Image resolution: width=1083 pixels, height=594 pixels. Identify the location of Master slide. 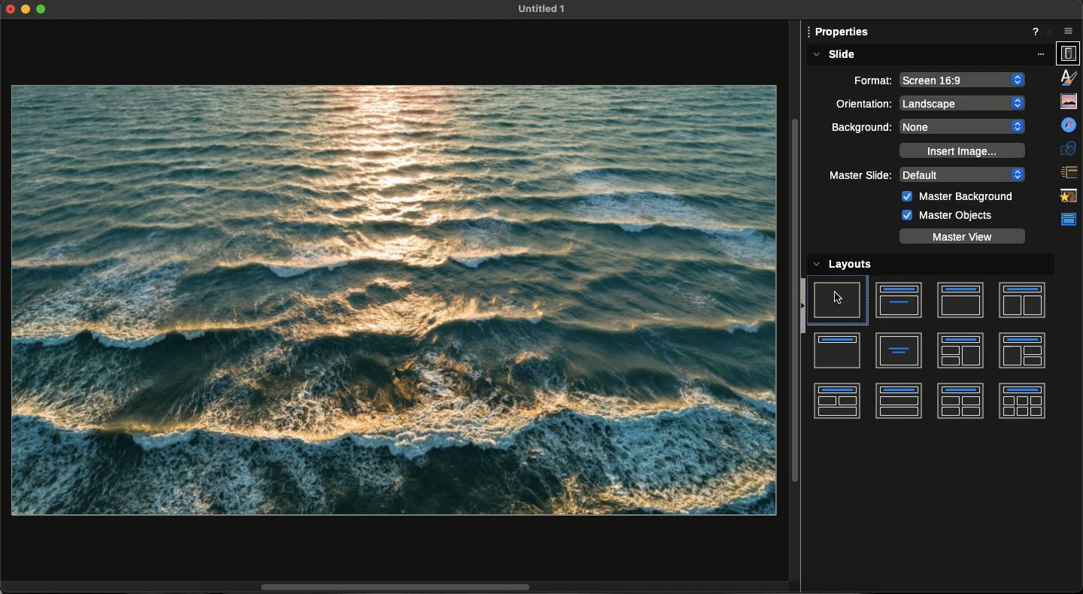
(860, 176).